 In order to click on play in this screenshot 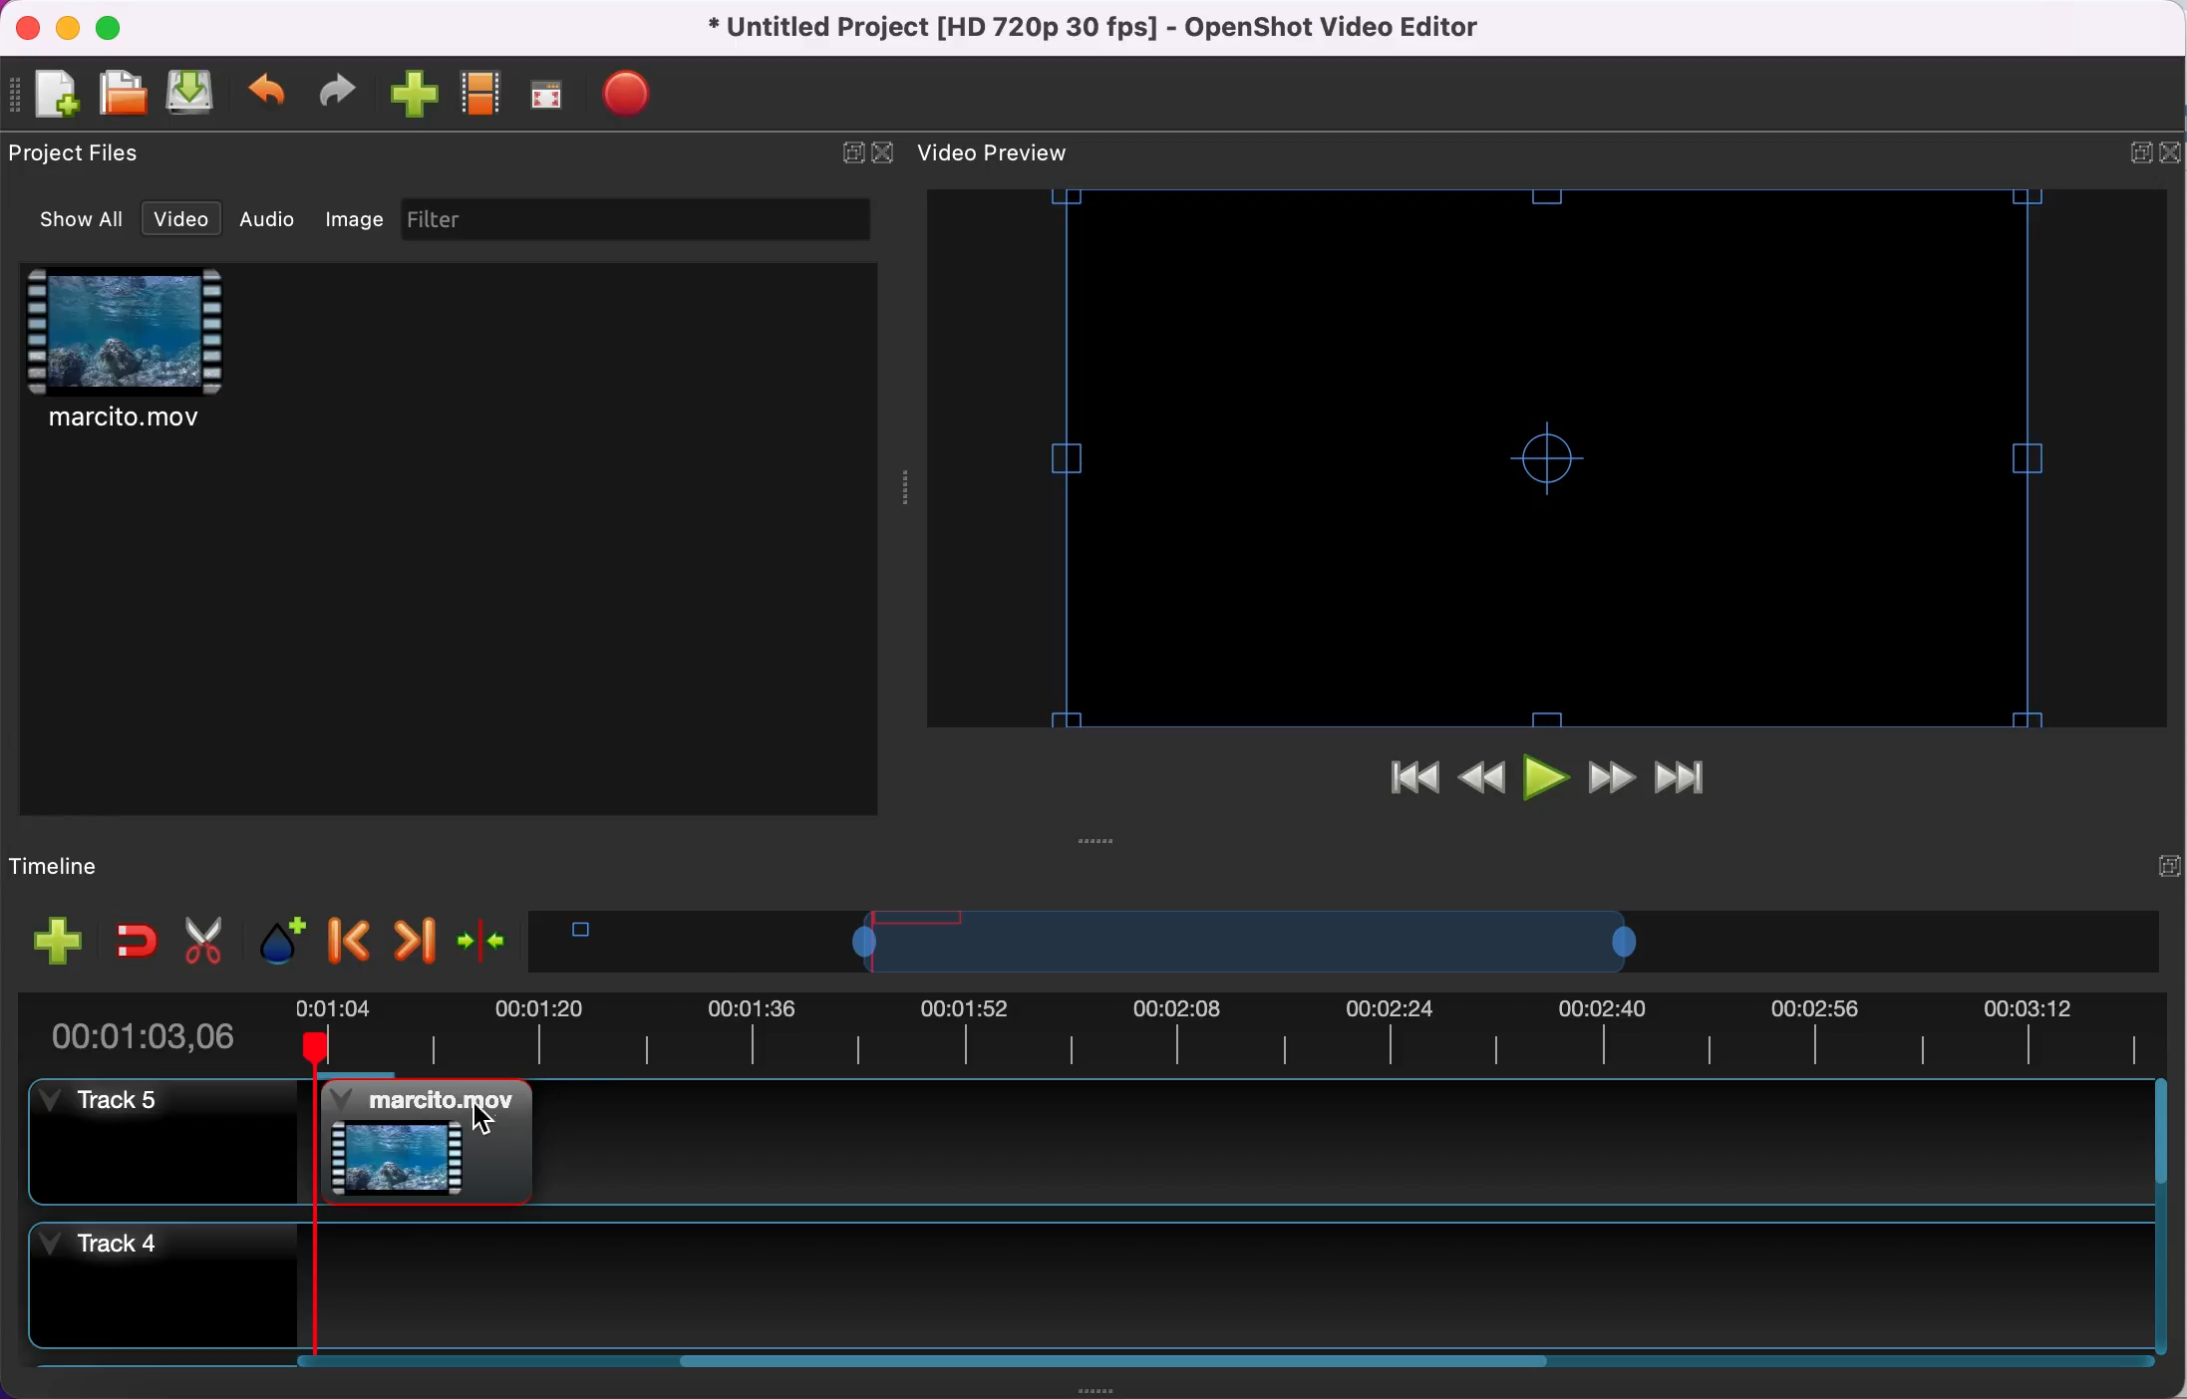, I will do `click(1547, 783)`.